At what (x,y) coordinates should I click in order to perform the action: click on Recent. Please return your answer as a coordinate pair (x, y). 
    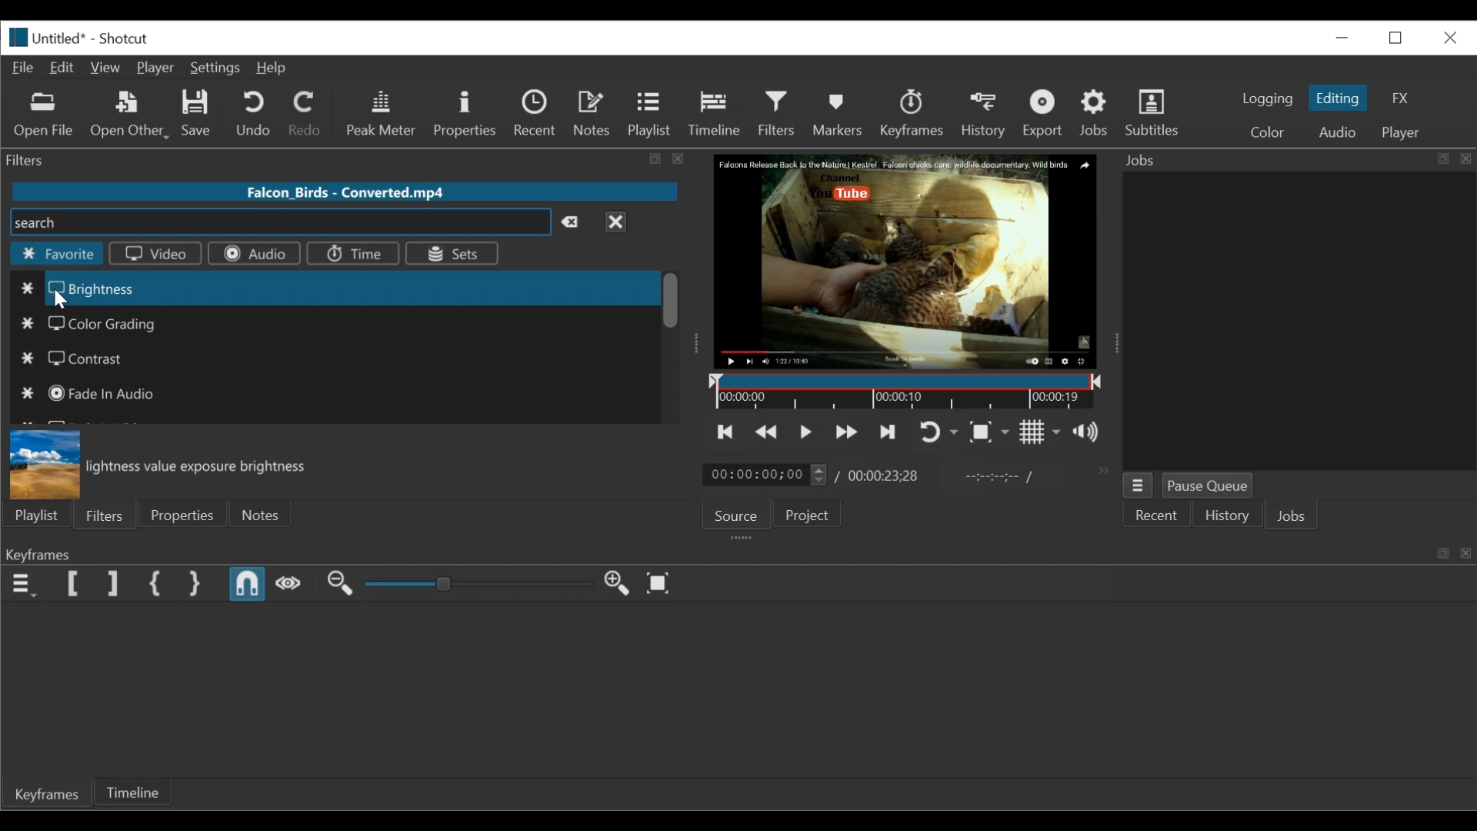
    Looking at the image, I should click on (1157, 515).